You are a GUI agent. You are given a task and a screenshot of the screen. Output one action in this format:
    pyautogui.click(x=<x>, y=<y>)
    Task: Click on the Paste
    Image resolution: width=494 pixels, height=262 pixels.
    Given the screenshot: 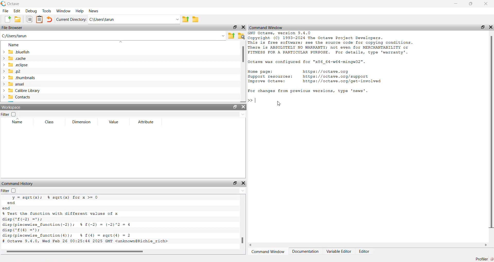 What is the action you would take?
    pyautogui.click(x=40, y=19)
    